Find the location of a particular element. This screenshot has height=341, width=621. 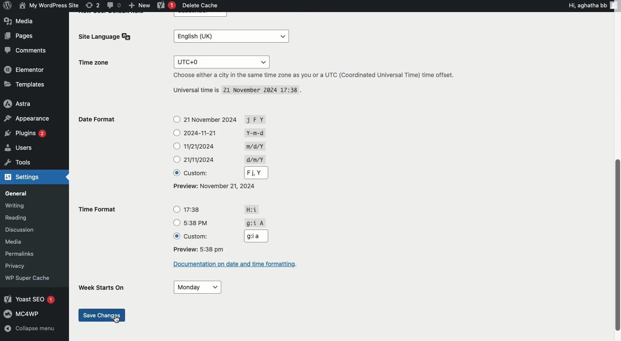

user icon is located at coordinates (616, 5).